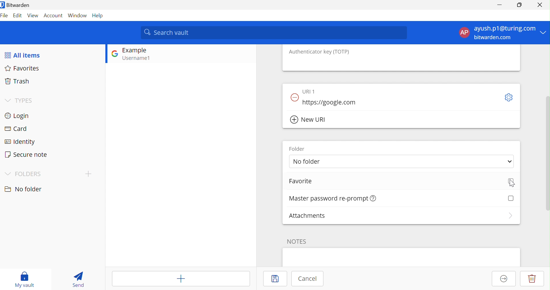 This screenshot has height=290, width=550. Describe the element at coordinates (25, 279) in the screenshot. I see `My vault` at that location.